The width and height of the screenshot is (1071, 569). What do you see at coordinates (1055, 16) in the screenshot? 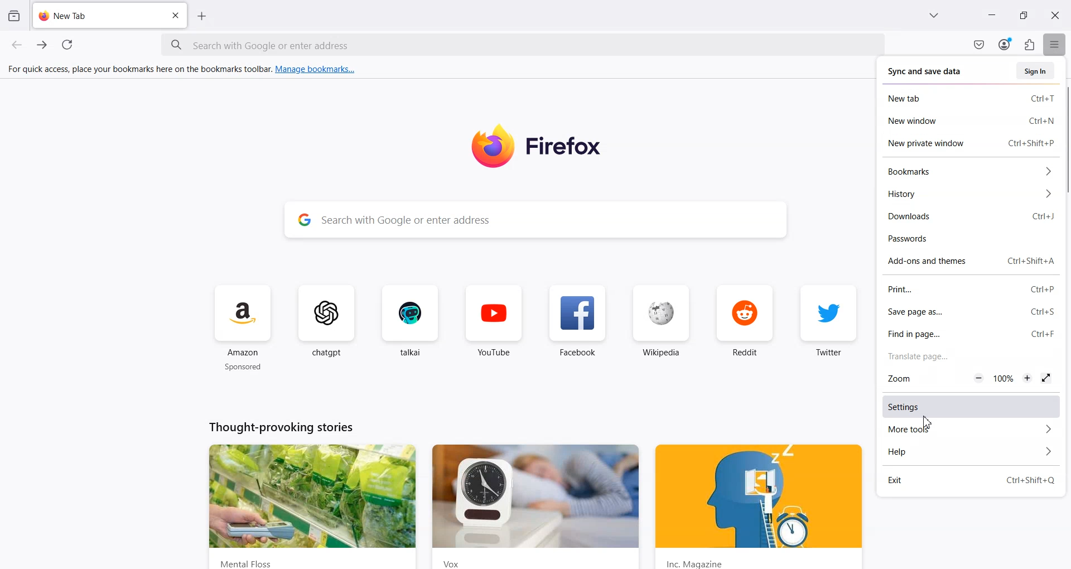
I see `Close` at bounding box center [1055, 16].